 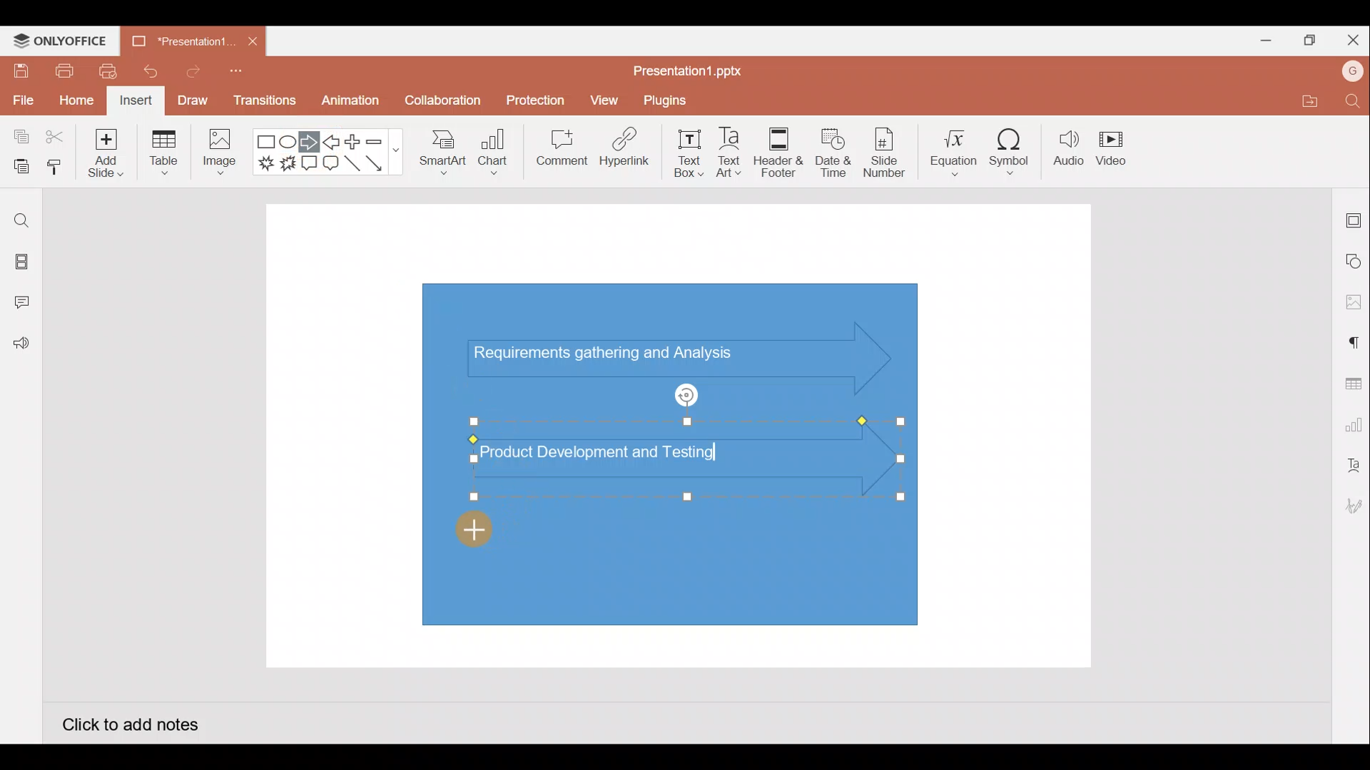 What do you see at coordinates (1354, 217) in the screenshot?
I see `Slide settings` at bounding box center [1354, 217].